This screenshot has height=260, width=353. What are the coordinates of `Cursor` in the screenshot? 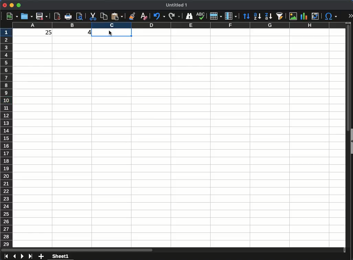 It's located at (112, 35).